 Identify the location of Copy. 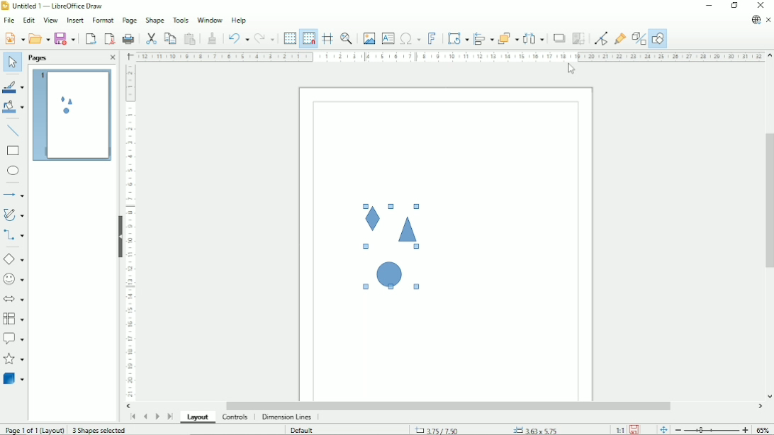
(169, 38).